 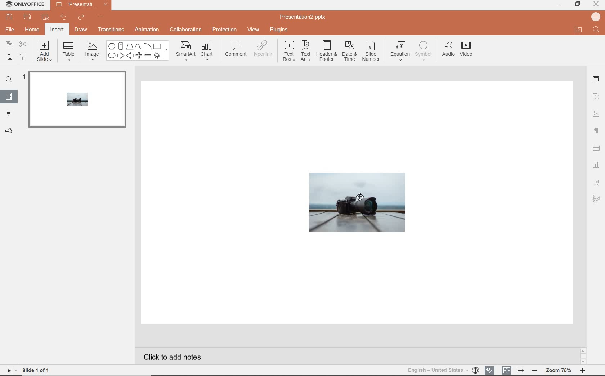 I want to click on smartart, so click(x=185, y=51).